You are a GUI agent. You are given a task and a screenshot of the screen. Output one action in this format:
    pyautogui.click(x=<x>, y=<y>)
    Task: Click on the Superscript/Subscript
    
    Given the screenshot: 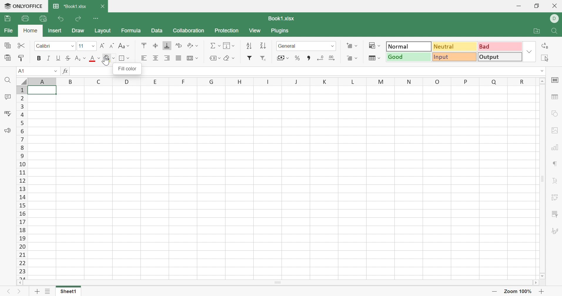 What is the action you would take?
    pyautogui.click(x=81, y=57)
    